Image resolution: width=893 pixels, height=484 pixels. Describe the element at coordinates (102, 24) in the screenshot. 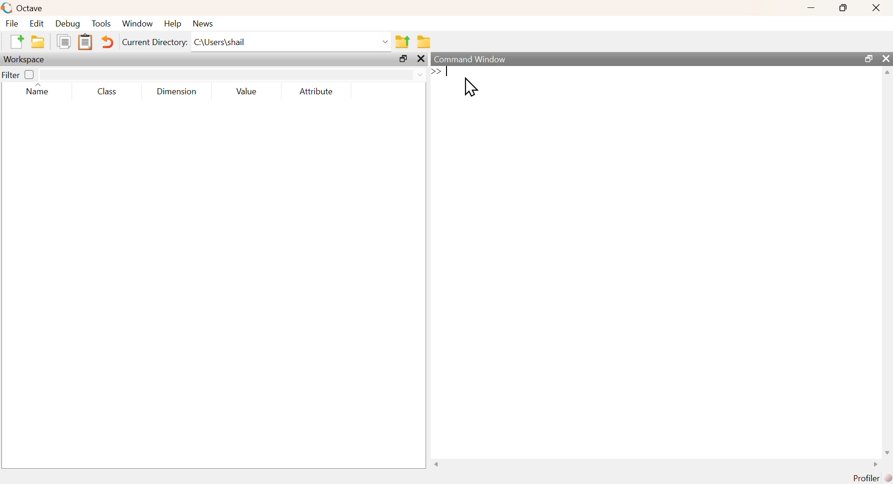

I see `Tools` at that location.